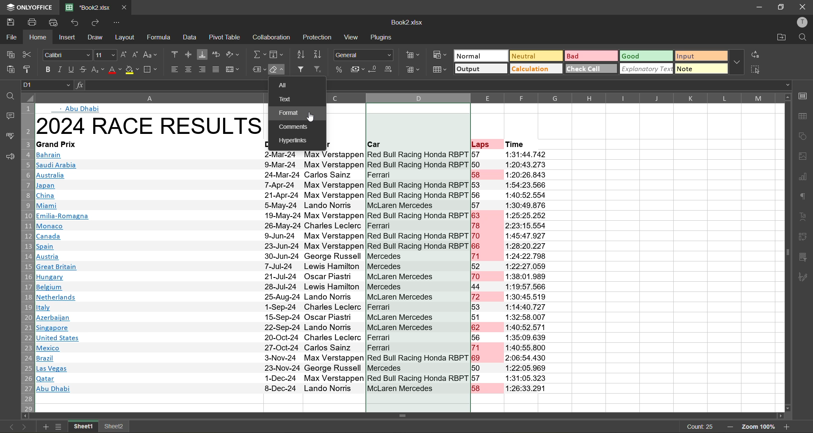 This screenshot has width=813, height=433. What do you see at coordinates (806, 116) in the screenshot?
I see `table` at bounding box center [806, 116].